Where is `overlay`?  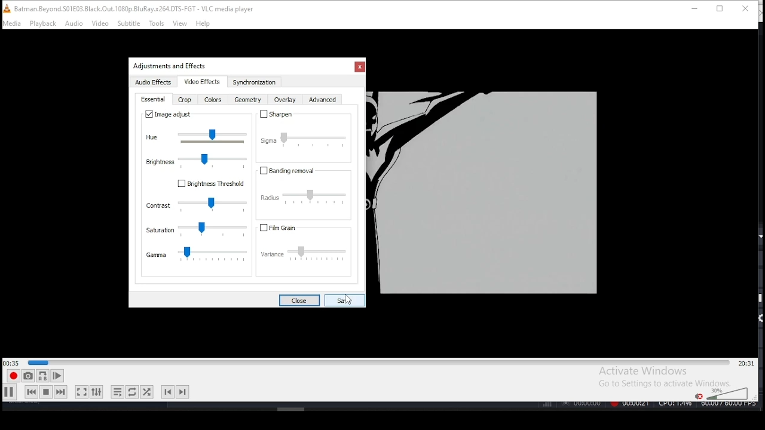
overlay is located at coordinates (284, 101).